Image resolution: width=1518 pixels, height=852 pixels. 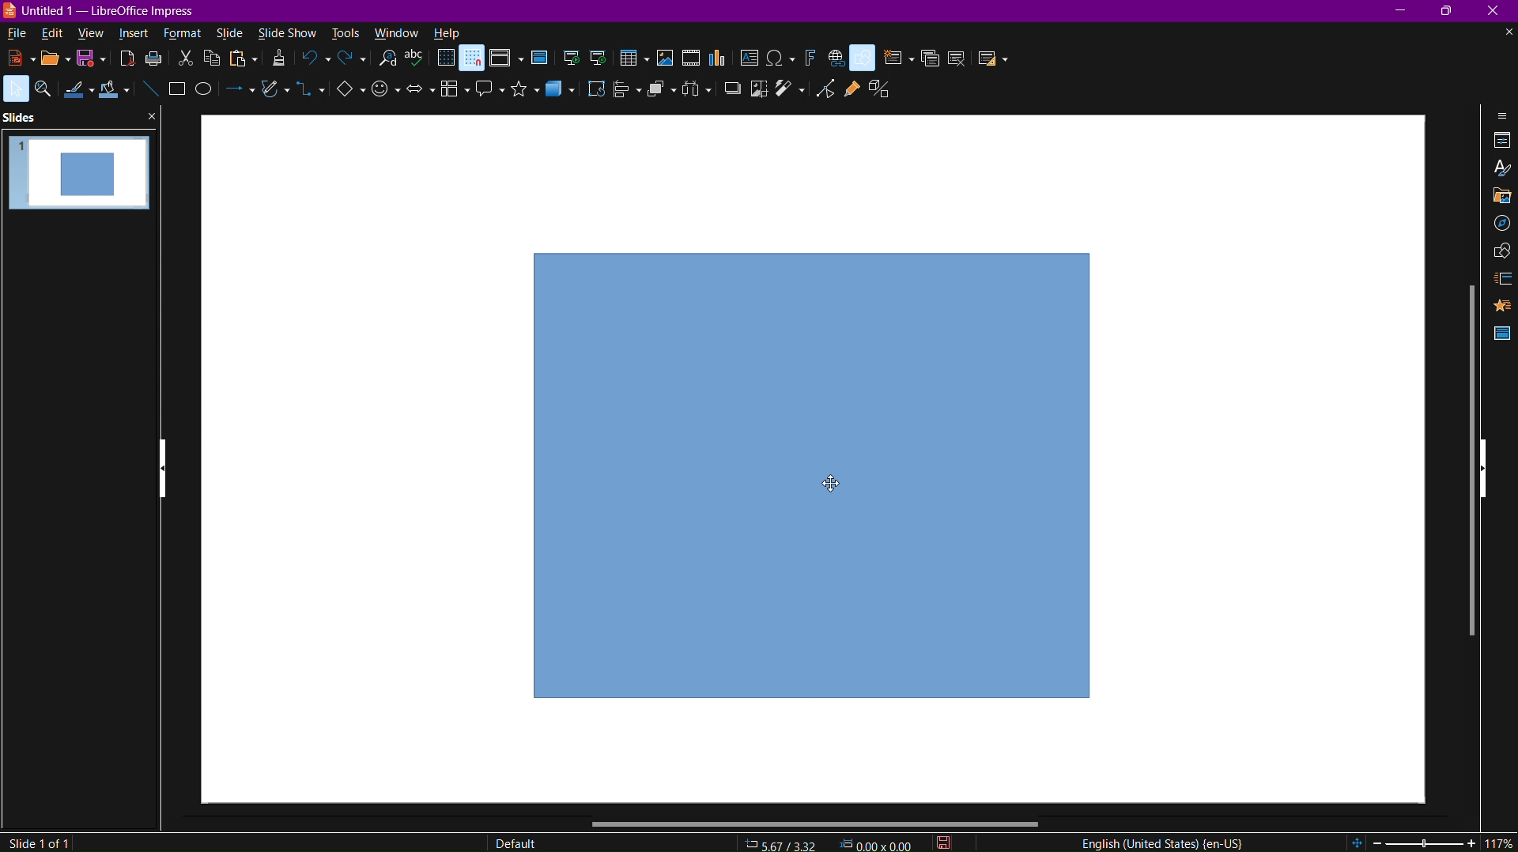 I want to click on slide, so click(x=230, y=32).